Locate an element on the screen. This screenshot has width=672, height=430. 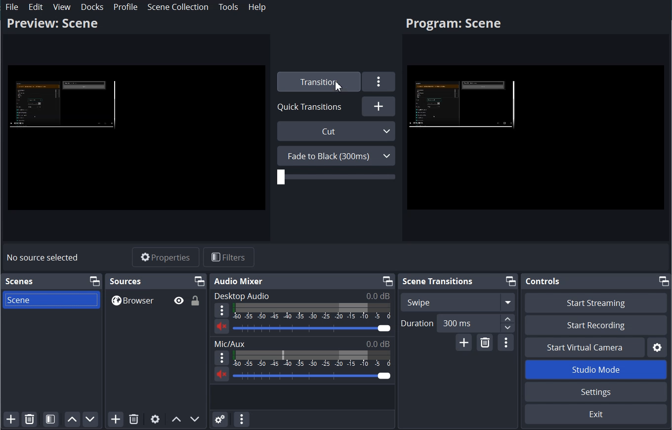
Lock is located at coordinates (196, 300).